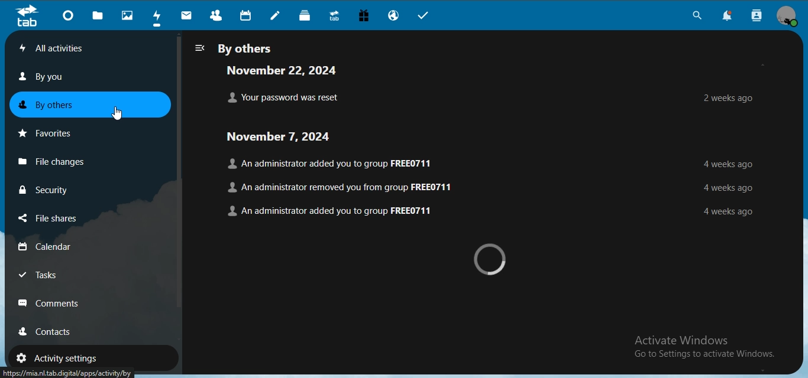 The image size is (808, 378). I want to click on Activate Windows
Go to Settings to activate Windows., so click(704, 344).